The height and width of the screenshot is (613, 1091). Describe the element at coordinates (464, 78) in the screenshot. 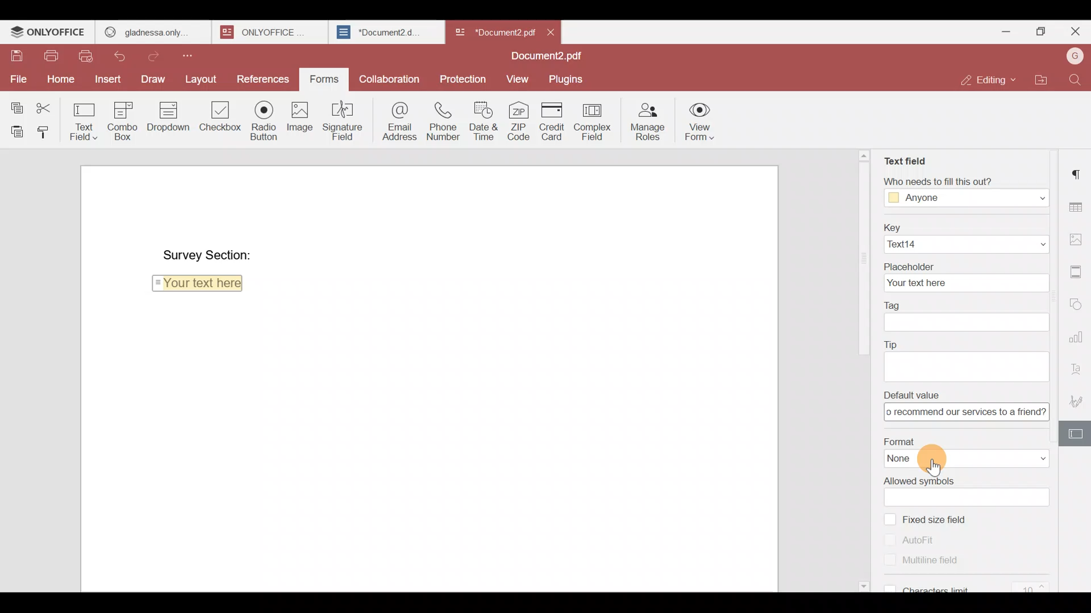

I see `Protection` at that location.